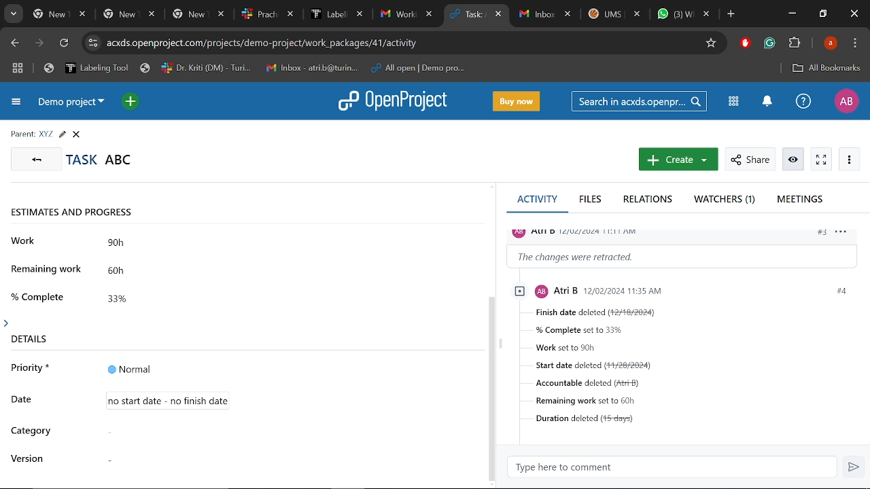 The height and width of the screenshot is (489, 870). What do you see at coordinates (19, 68) in the screenshot?
I see `Tab groups` at bounding box center [19, 68].